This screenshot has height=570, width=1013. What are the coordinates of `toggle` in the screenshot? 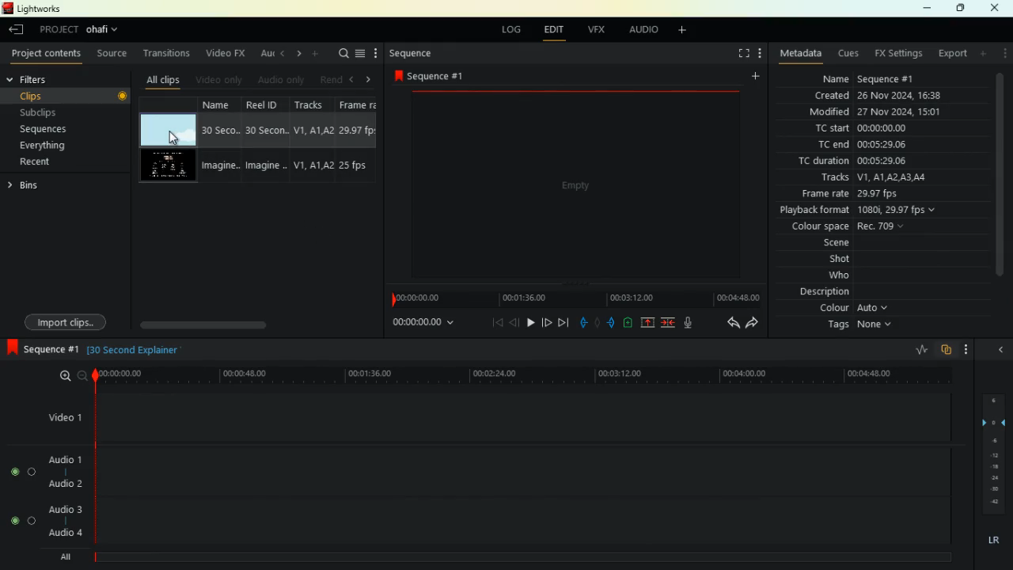 It's located at (13, 519).